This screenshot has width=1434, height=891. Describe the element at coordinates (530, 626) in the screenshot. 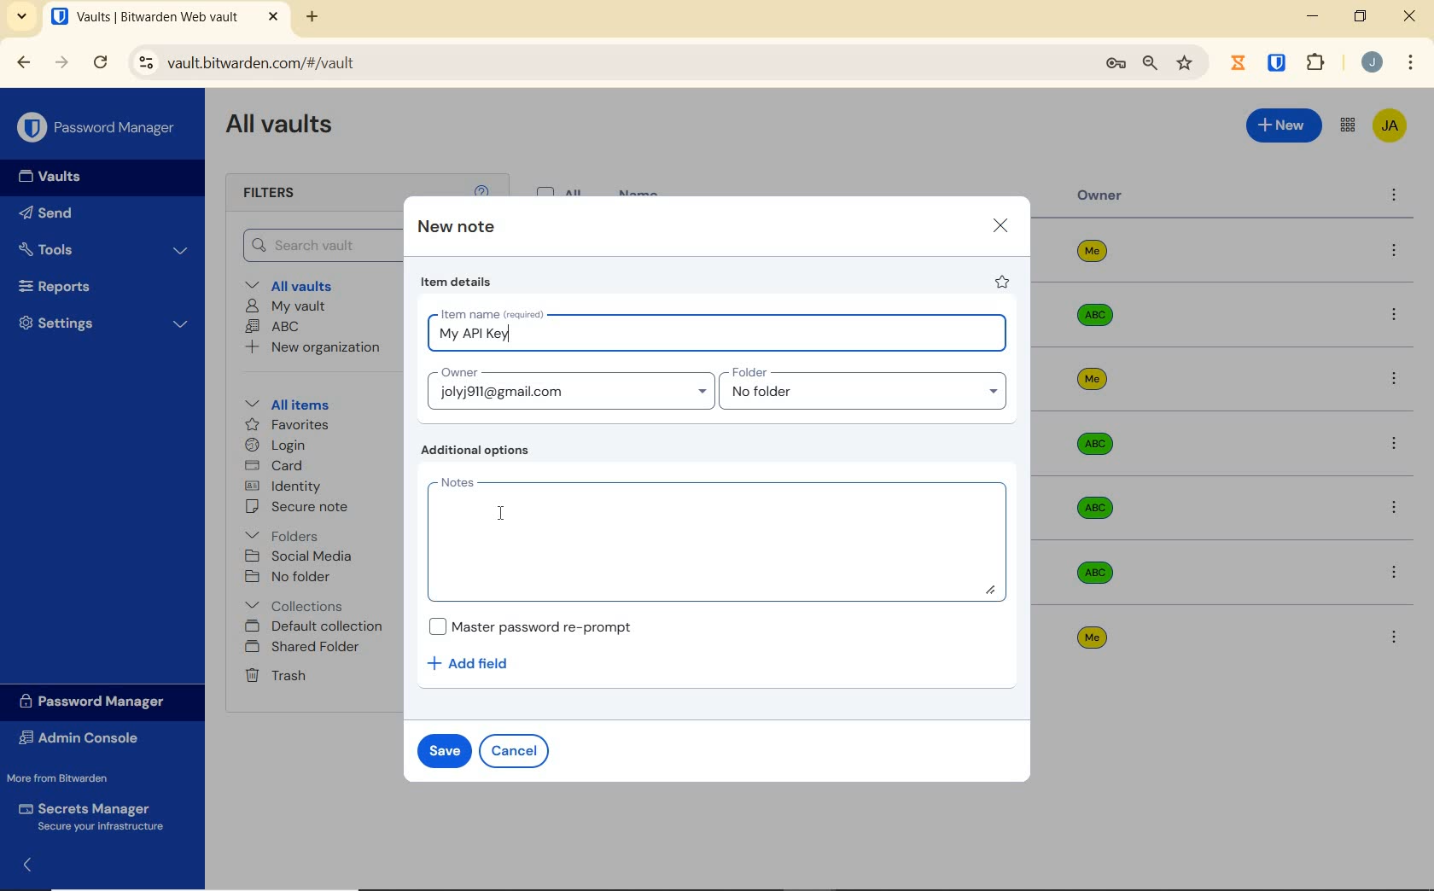

I see `Master password re-prompt` at that location.